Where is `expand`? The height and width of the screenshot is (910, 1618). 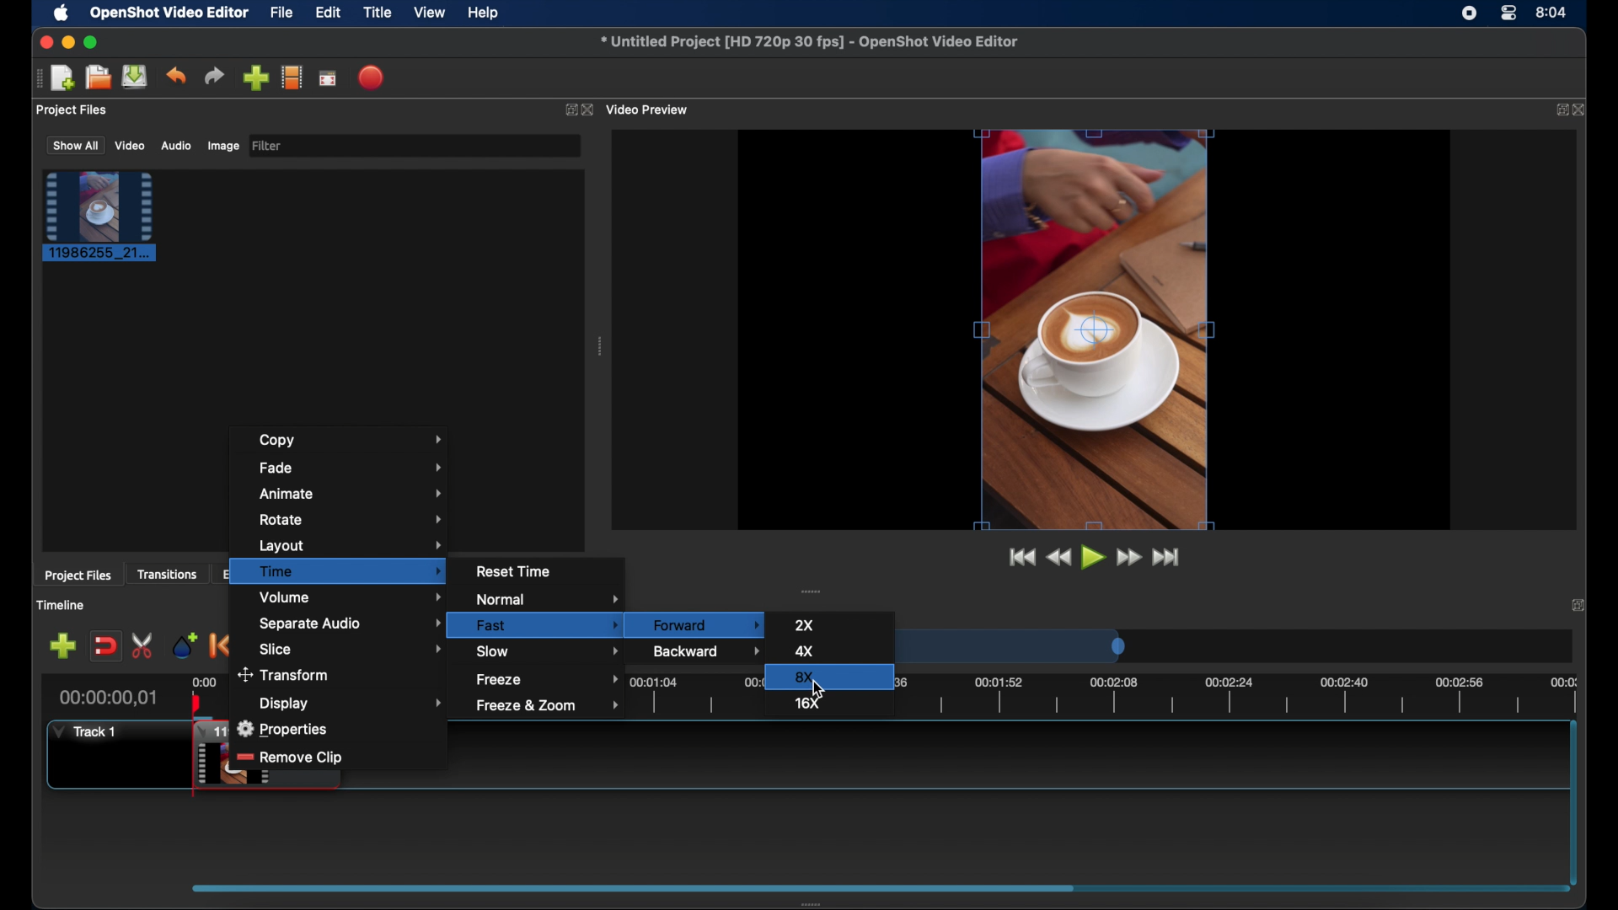 expand is located at coordinates (1557, 110).